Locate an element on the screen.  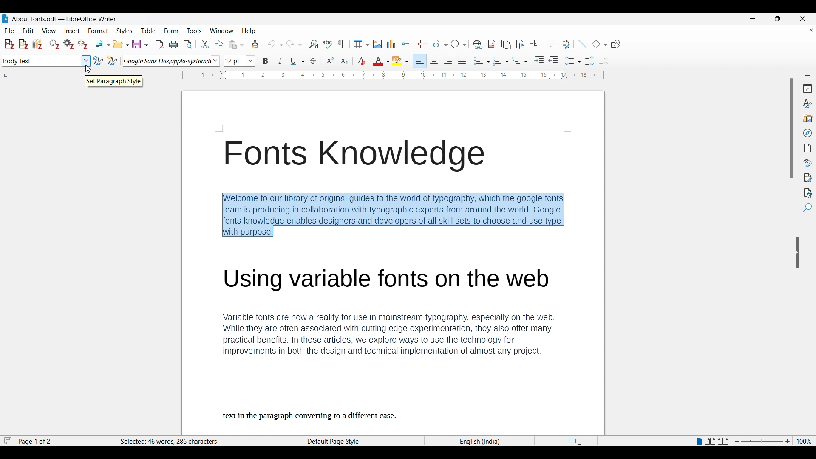
Set line spacing is located at coordinates (573, 61).